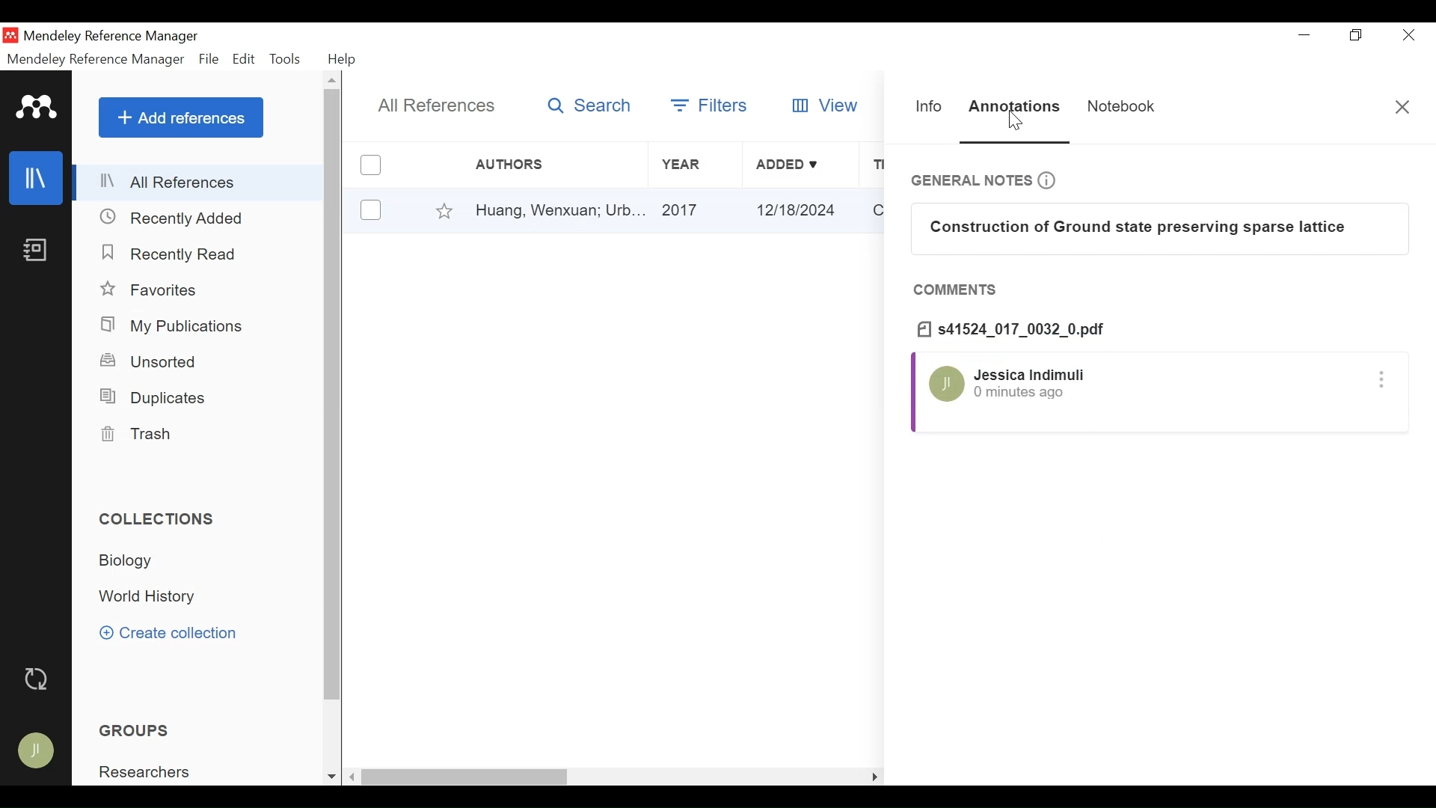  What do you see at coordinates (370, 165) in the screenshot?
I see `(un)Select All` at bounding box center [370, 165].